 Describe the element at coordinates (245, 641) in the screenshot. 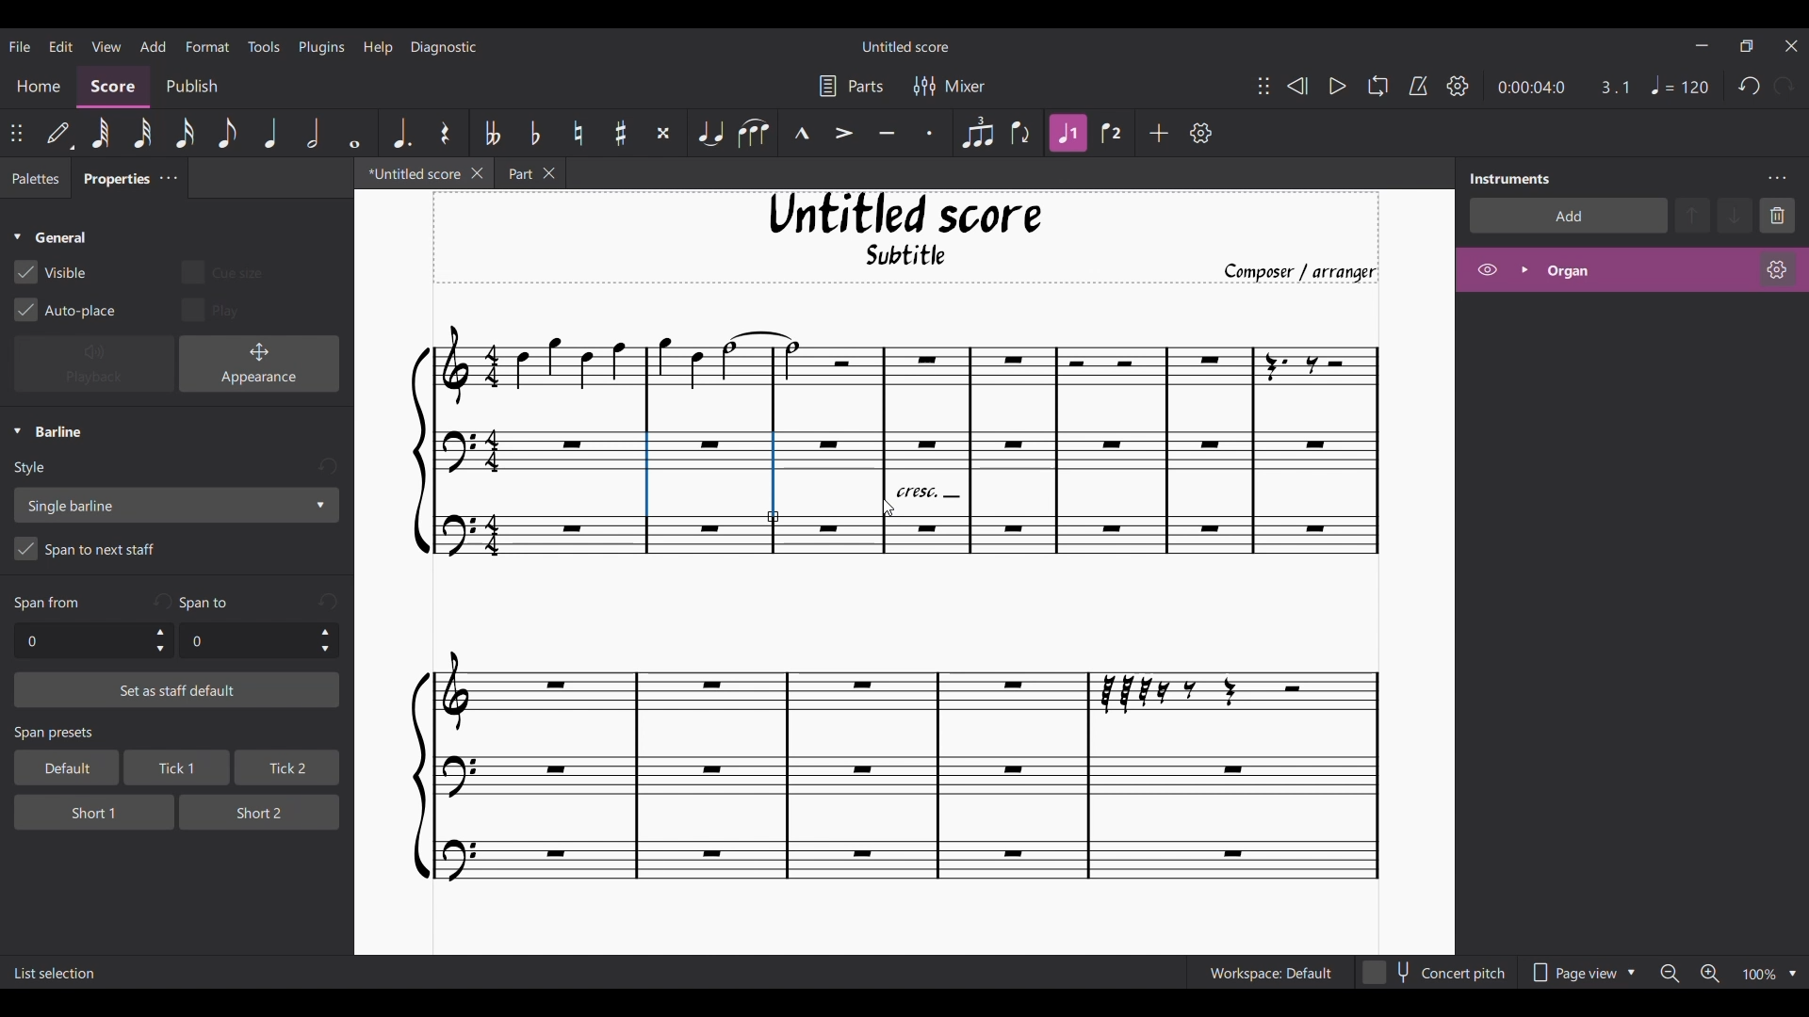

I see `Type in Span to` at that location.